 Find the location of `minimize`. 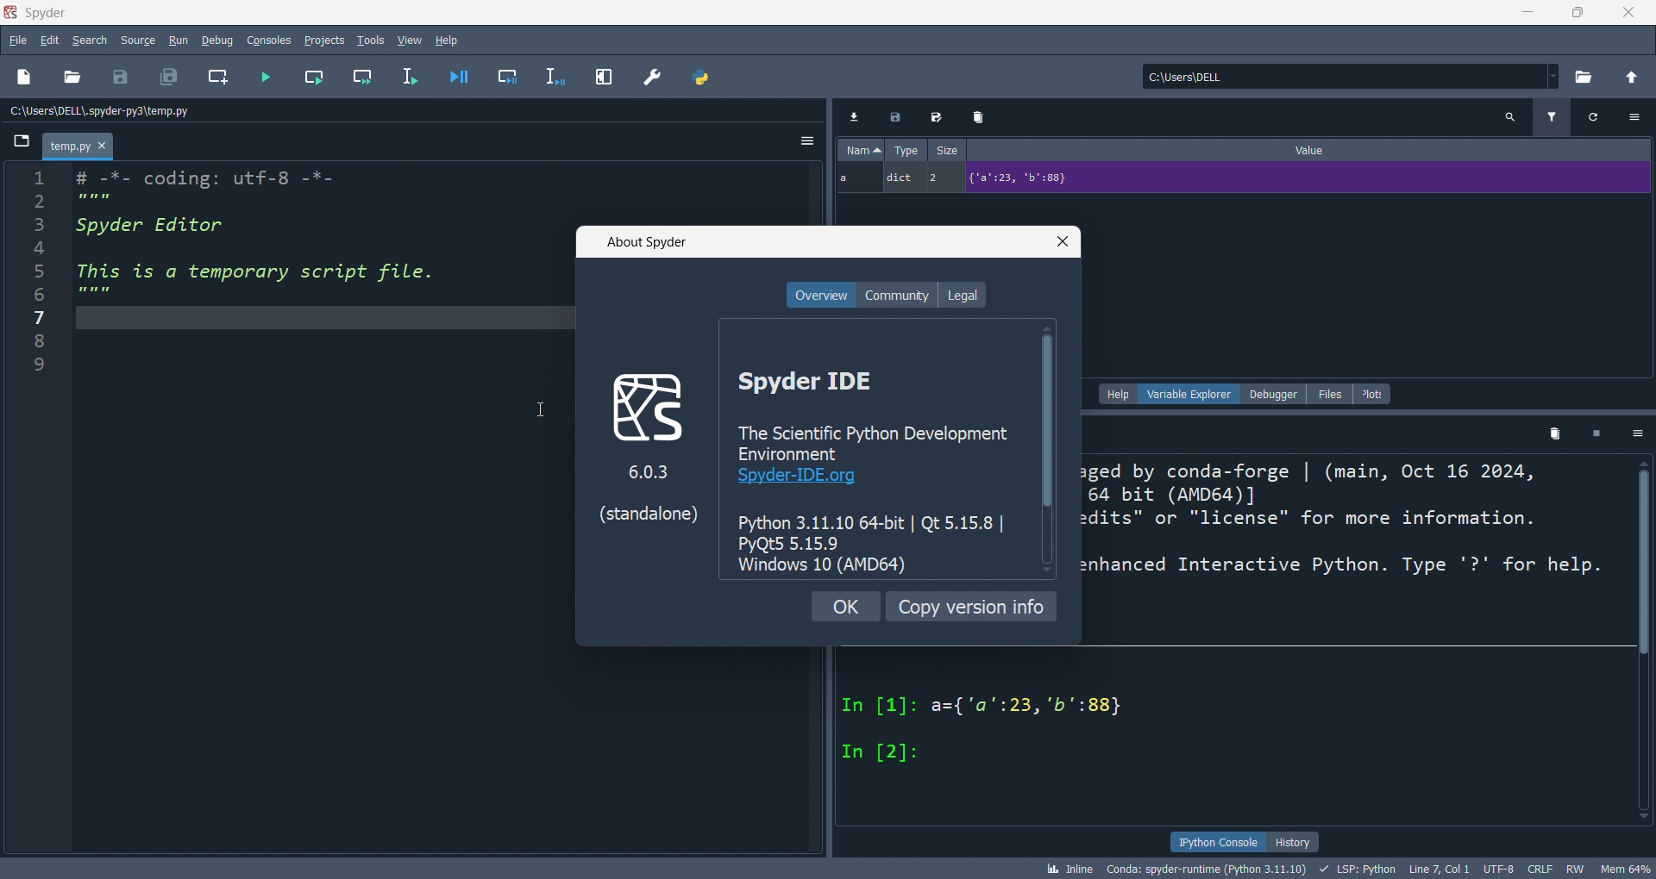

minimize is located at coordinates (1525, 13).